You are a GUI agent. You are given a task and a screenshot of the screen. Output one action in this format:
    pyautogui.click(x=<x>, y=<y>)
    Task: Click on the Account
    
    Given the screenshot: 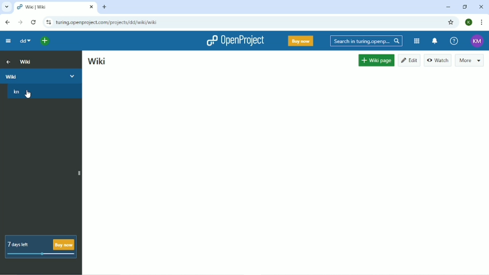 What is the action you would take?
    pyautogui.click(x=477, y=41)
    